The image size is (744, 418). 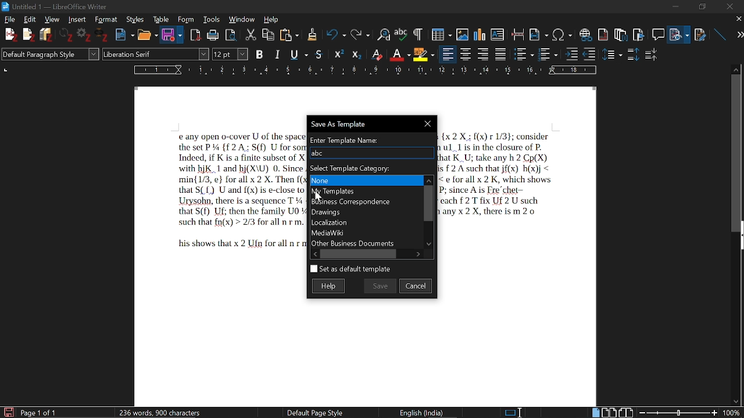 I want to click on Page 1 of 1, so click(x=40, y=412).